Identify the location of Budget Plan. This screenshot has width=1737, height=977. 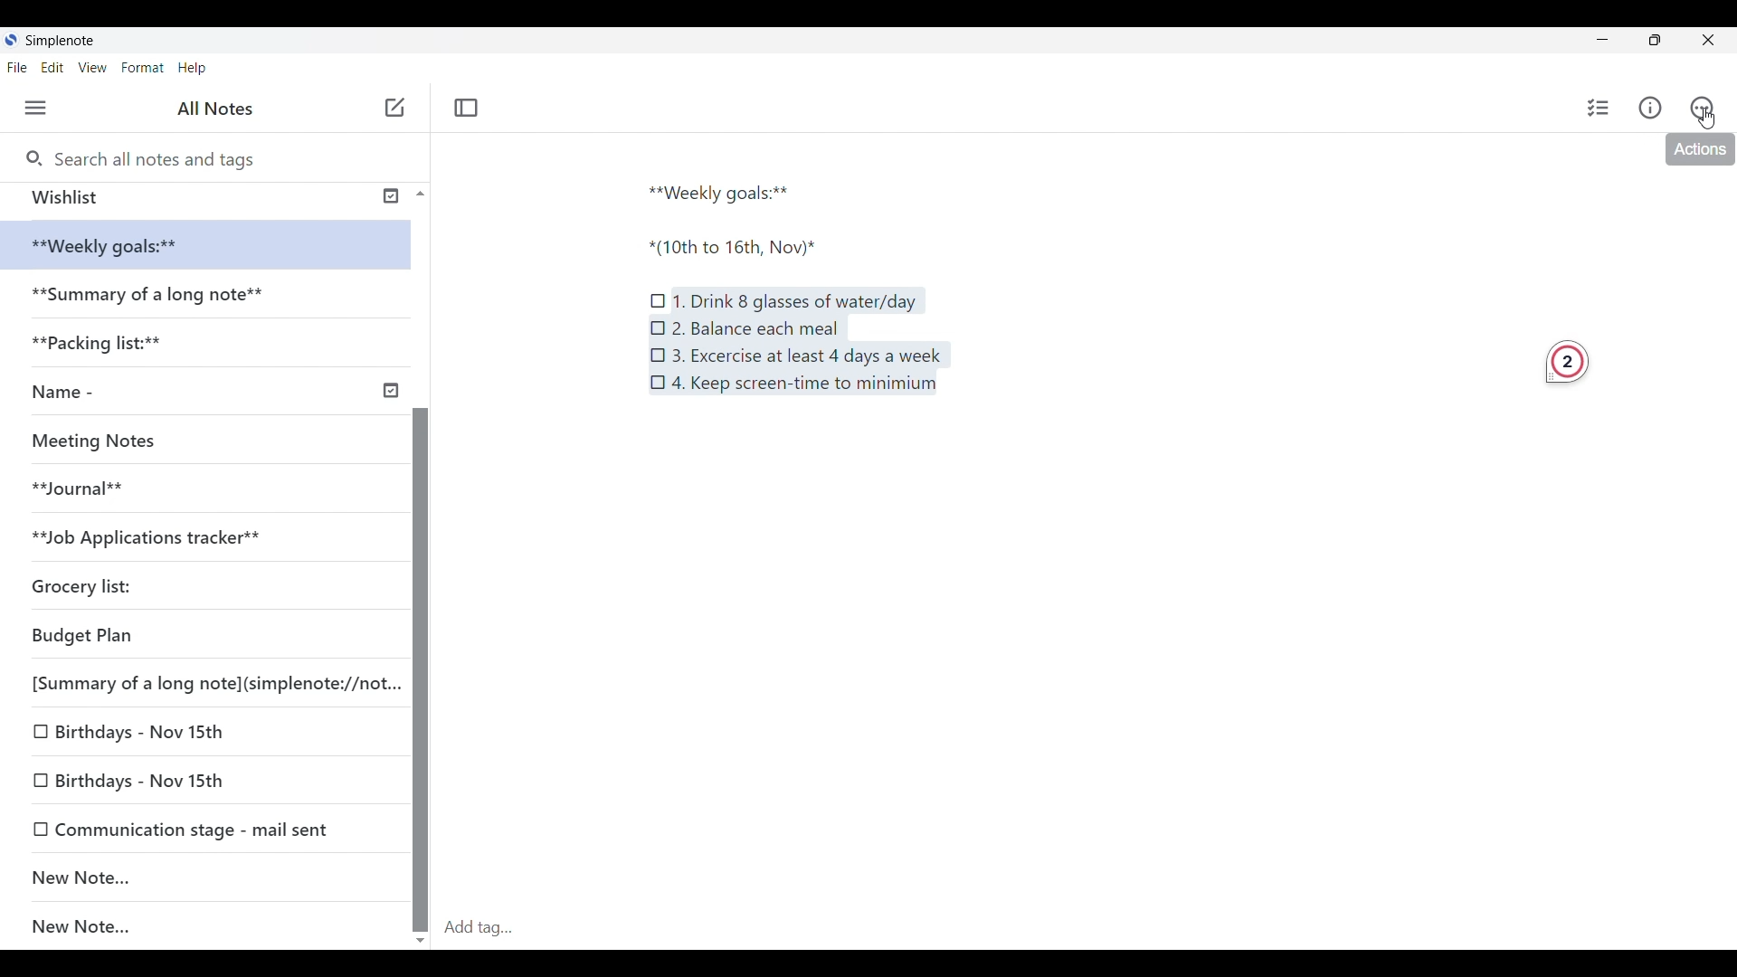
(170, 631).